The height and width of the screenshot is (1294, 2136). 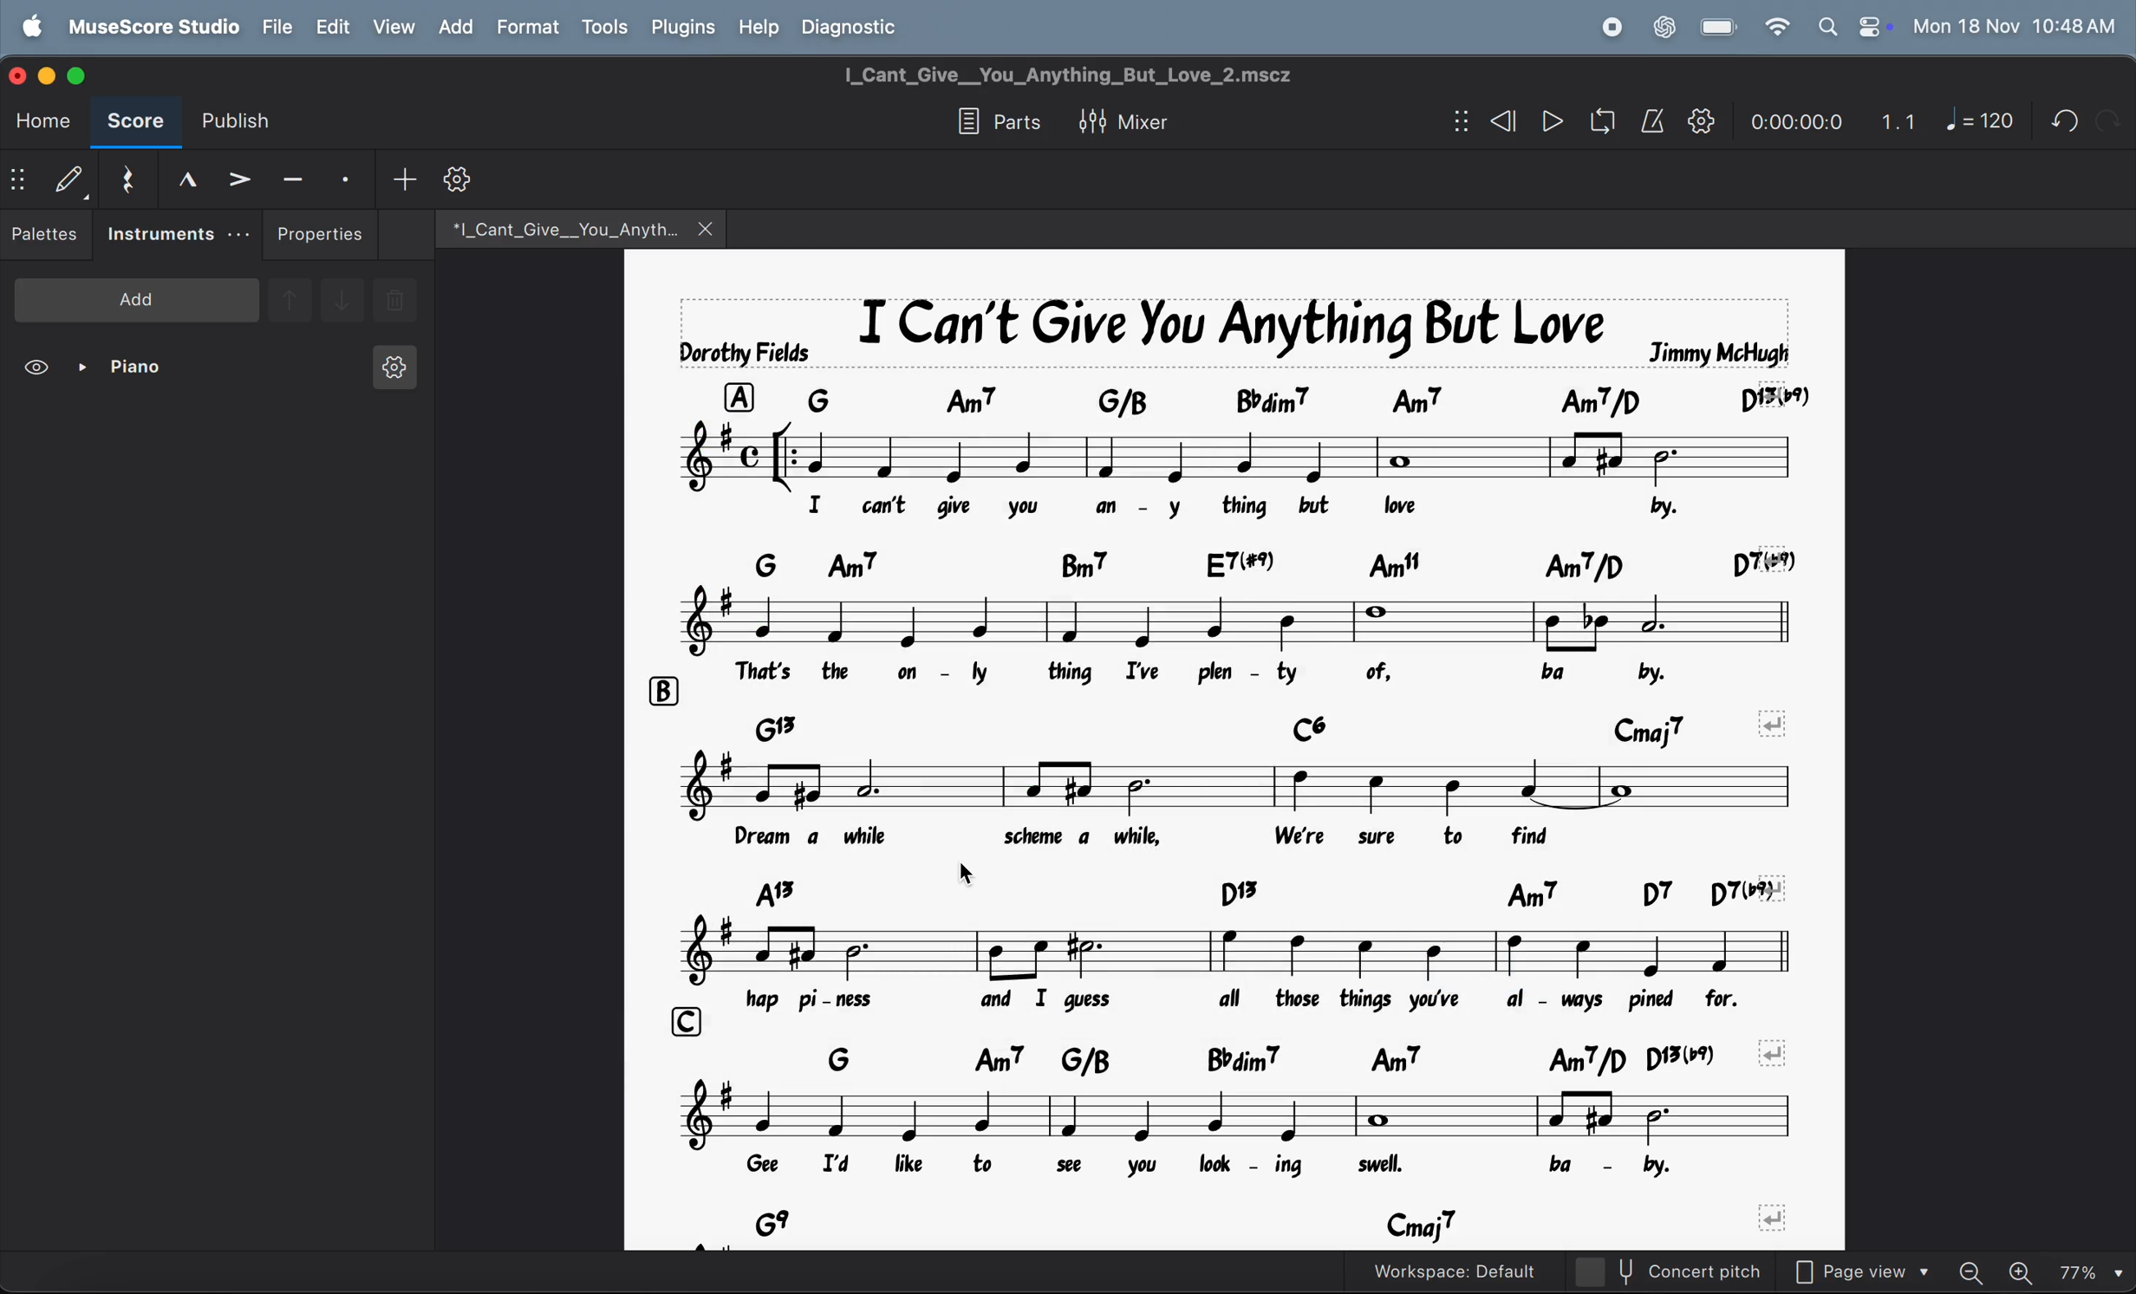 I want to click on tenuto, so click(x=293, y=176).